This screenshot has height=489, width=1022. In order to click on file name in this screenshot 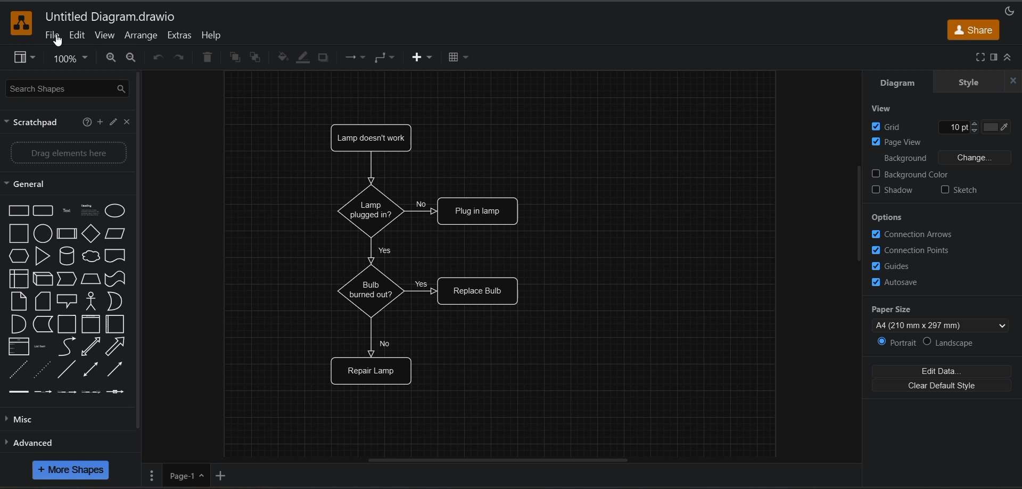, I will do `click(111, 18)`.